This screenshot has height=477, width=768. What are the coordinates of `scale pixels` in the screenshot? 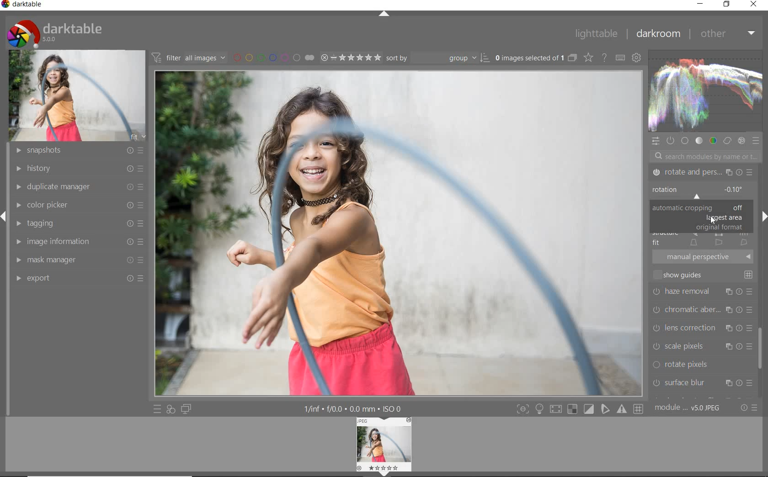 It's located at (702, 346).